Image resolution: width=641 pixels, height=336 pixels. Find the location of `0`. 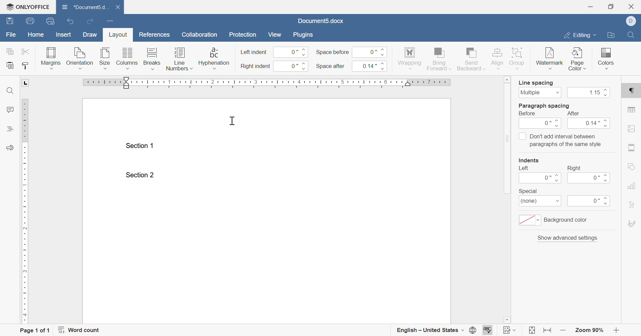

0 is located at coordinates (541, 124).